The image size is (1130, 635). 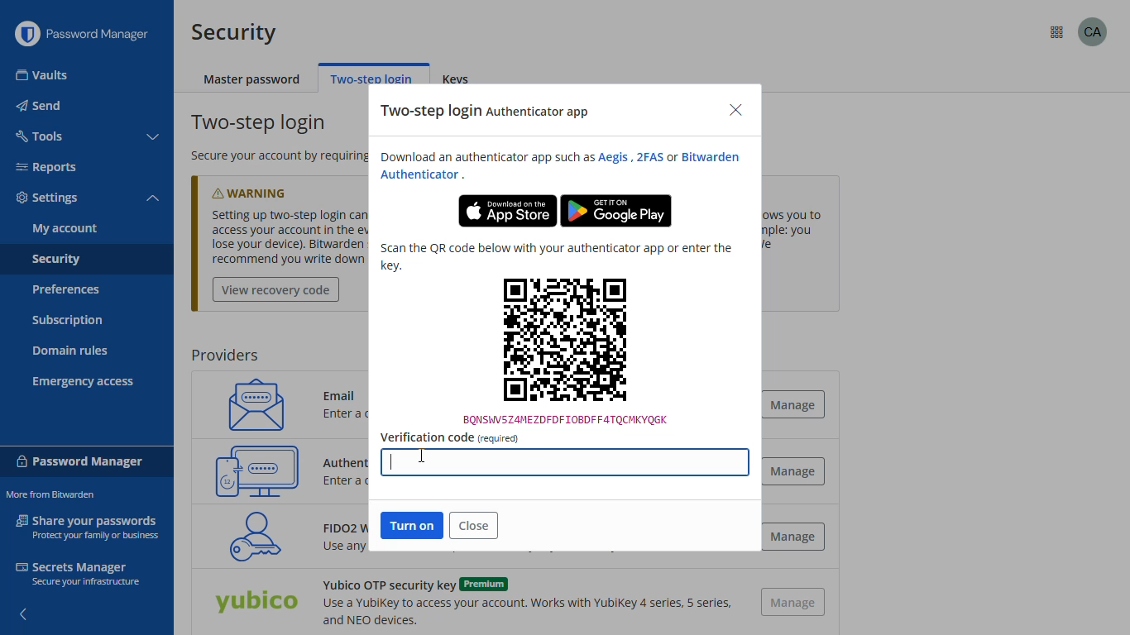 I want to click on Authenticator app, so click(x=347, y=461).